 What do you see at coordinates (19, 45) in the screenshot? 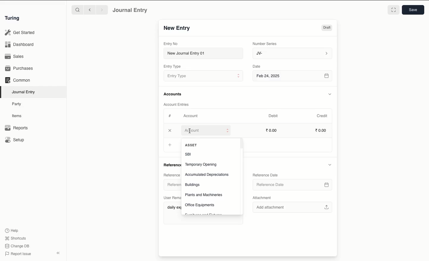
I see `Dashboard` at bounding box center [19, 45].